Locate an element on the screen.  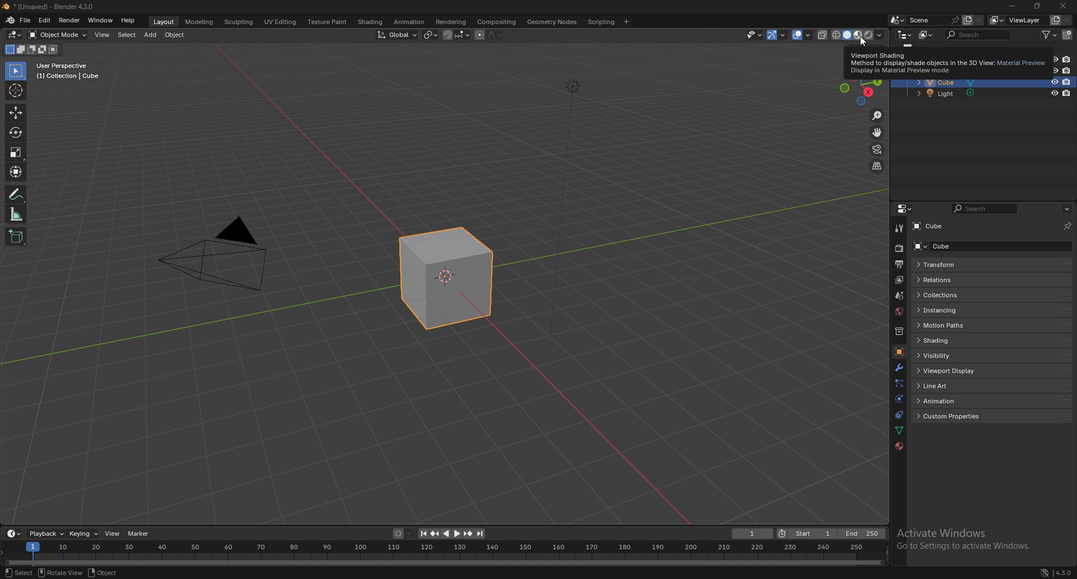
custom properties is located at coordinates (959, 416).